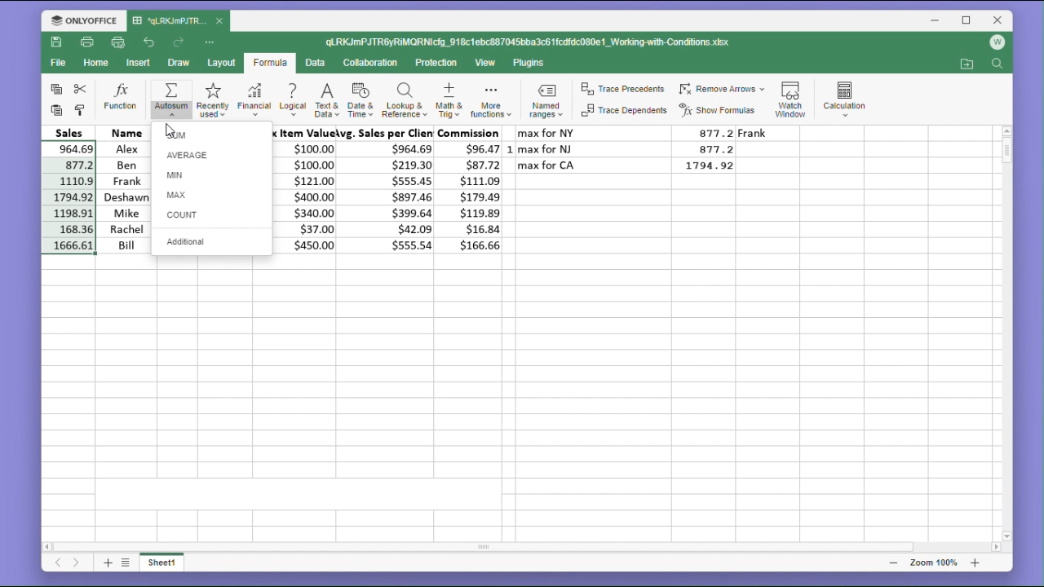 This screenshot has height=587, width=1044. I want to click on lookup and reference, so click(404, 102).